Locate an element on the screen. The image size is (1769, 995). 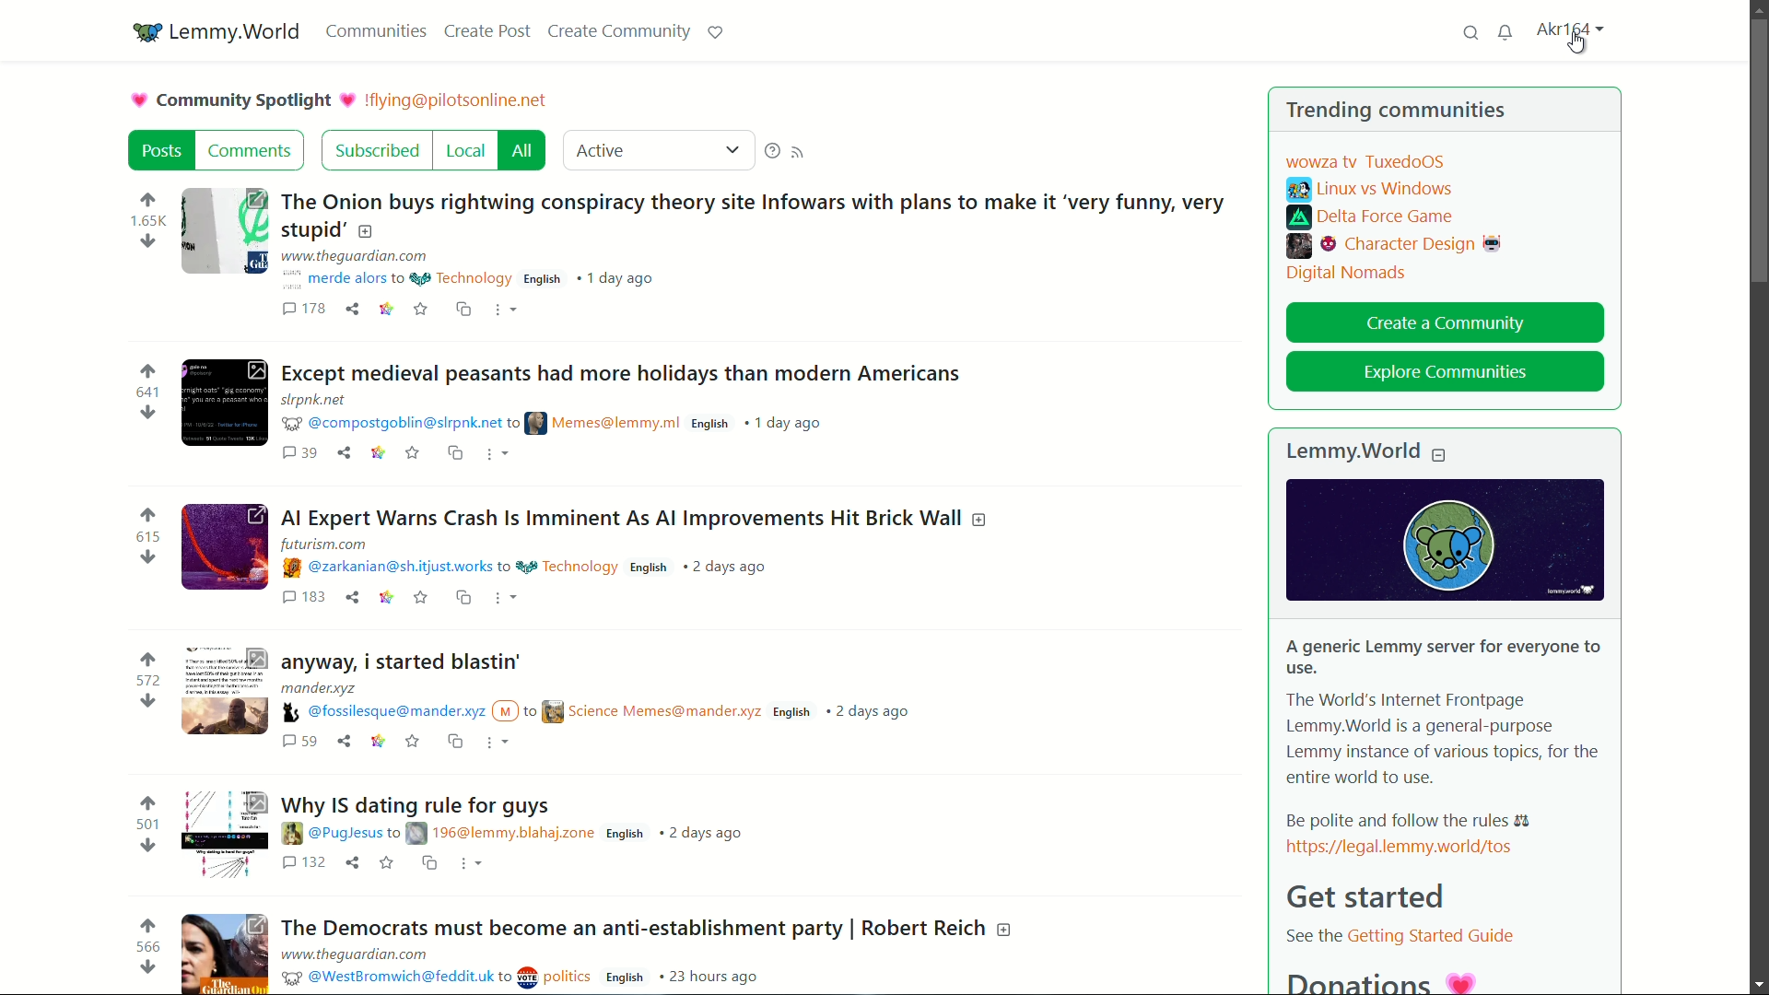
character design is located at coordinates (1395, 247).